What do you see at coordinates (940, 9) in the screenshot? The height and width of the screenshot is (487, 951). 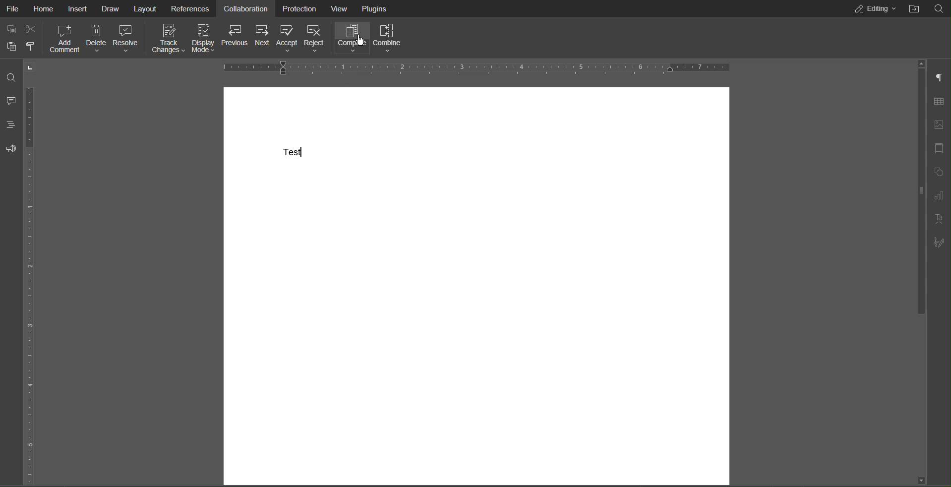 I see `Search` at bounding box center [940, 9].